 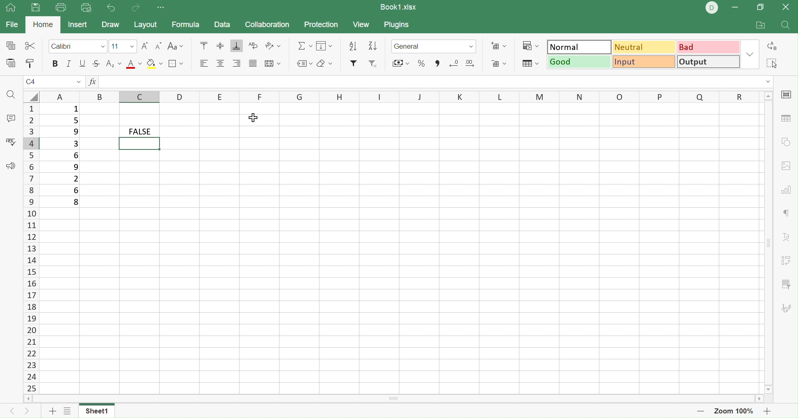 What do you see at coordinates (12, 95) in the screenshot?
I see `Find` at bounding box center [12, 95].